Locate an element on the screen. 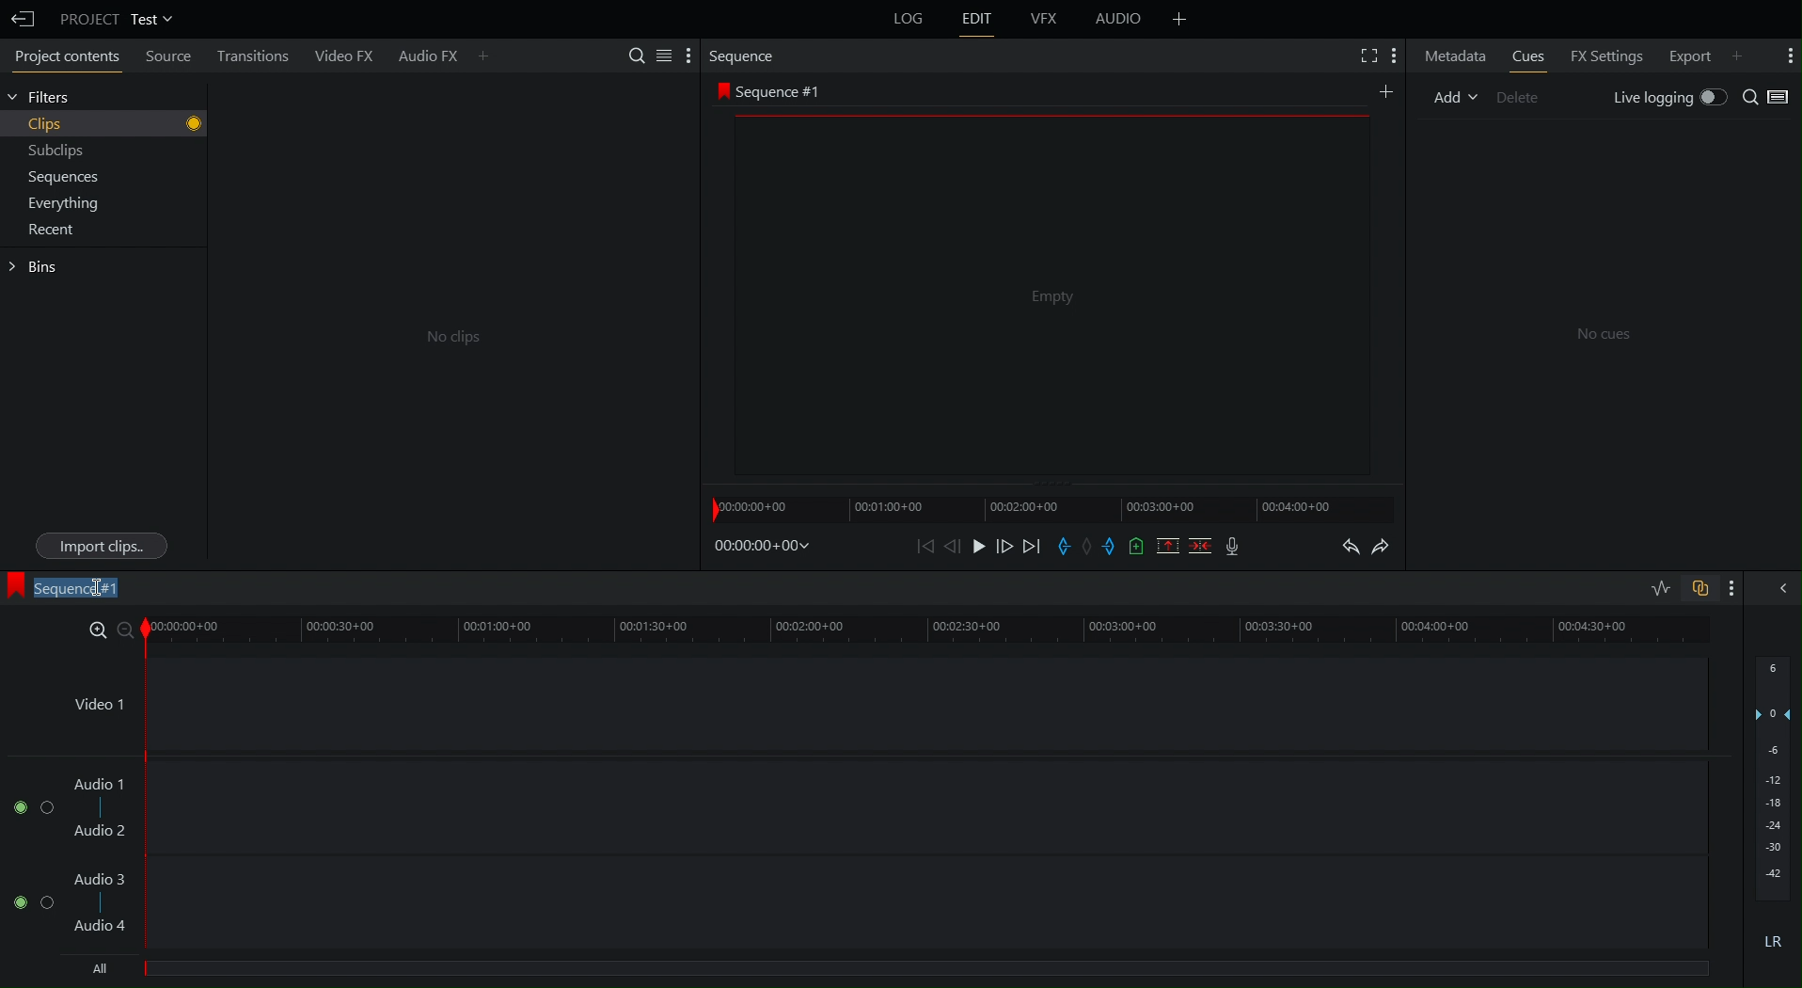 The height and width of the screenshot is (988, 1802). Skip Forward is located at coordinates (1035, 545).